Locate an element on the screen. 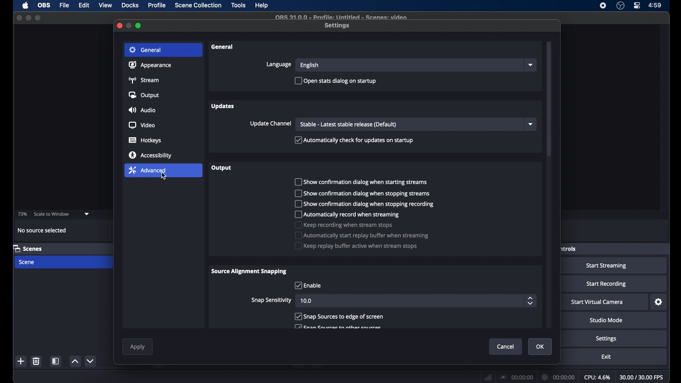  edit is located at coordinates (83, 5).